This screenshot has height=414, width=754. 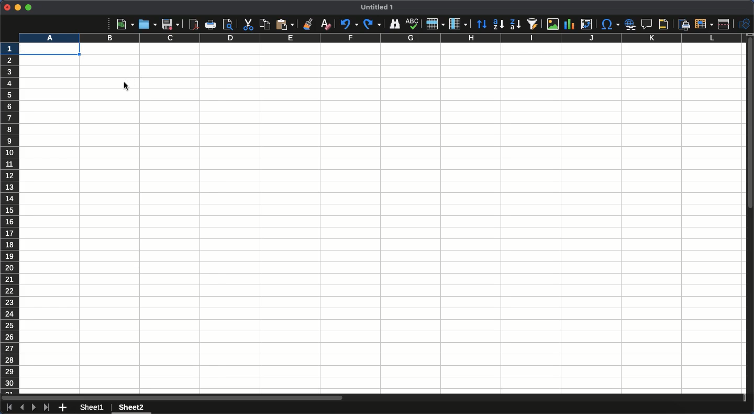 I want to click on Clone formatting, so click(x=308, y=24).